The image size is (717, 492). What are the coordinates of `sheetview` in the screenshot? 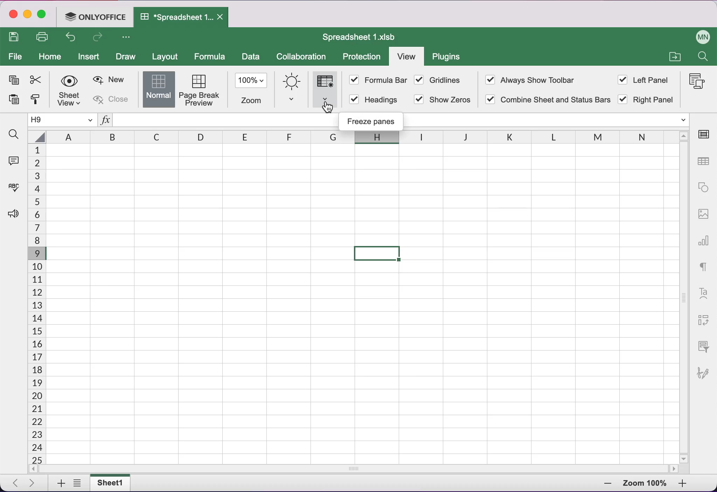 It's located at (70, 91).